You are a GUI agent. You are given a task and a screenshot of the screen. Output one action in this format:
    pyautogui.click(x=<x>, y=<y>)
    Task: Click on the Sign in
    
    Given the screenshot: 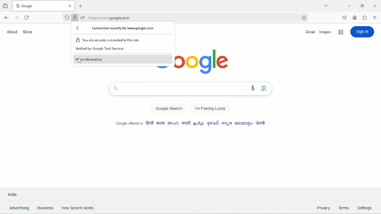 What is the action you would take?
    pyautogui.click(x=363, y=31)
    